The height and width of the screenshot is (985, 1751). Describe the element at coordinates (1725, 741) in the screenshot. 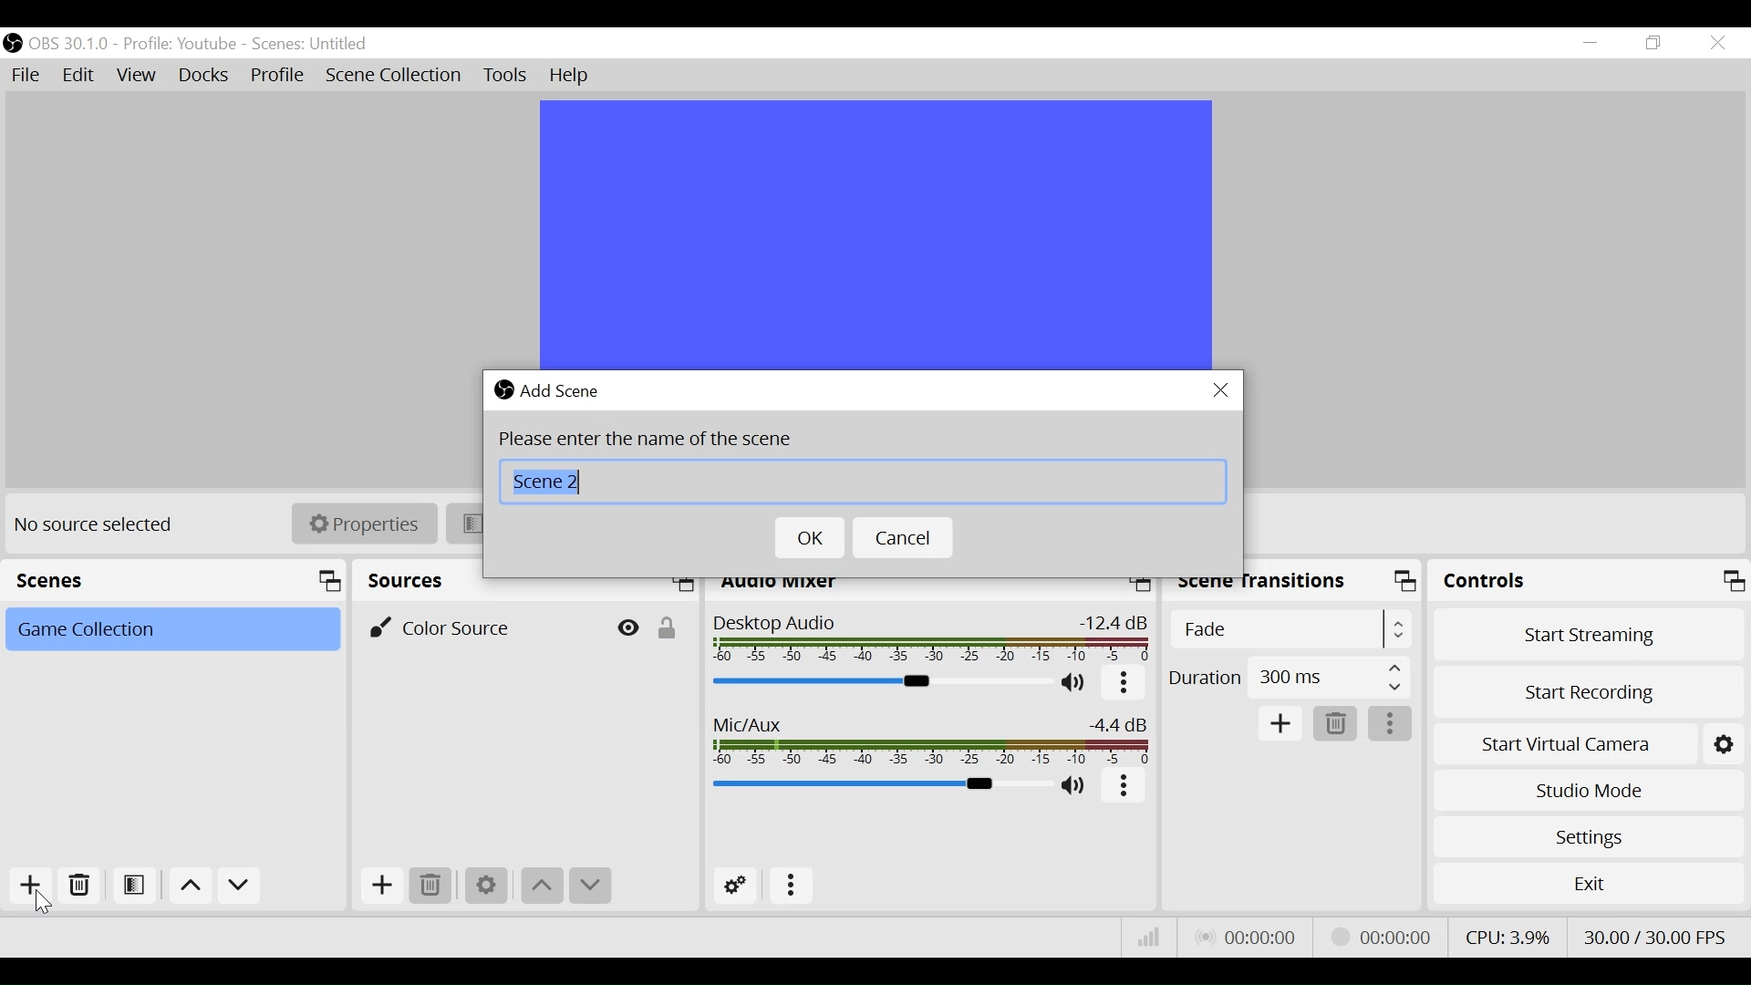

I see `Setting` at that location.